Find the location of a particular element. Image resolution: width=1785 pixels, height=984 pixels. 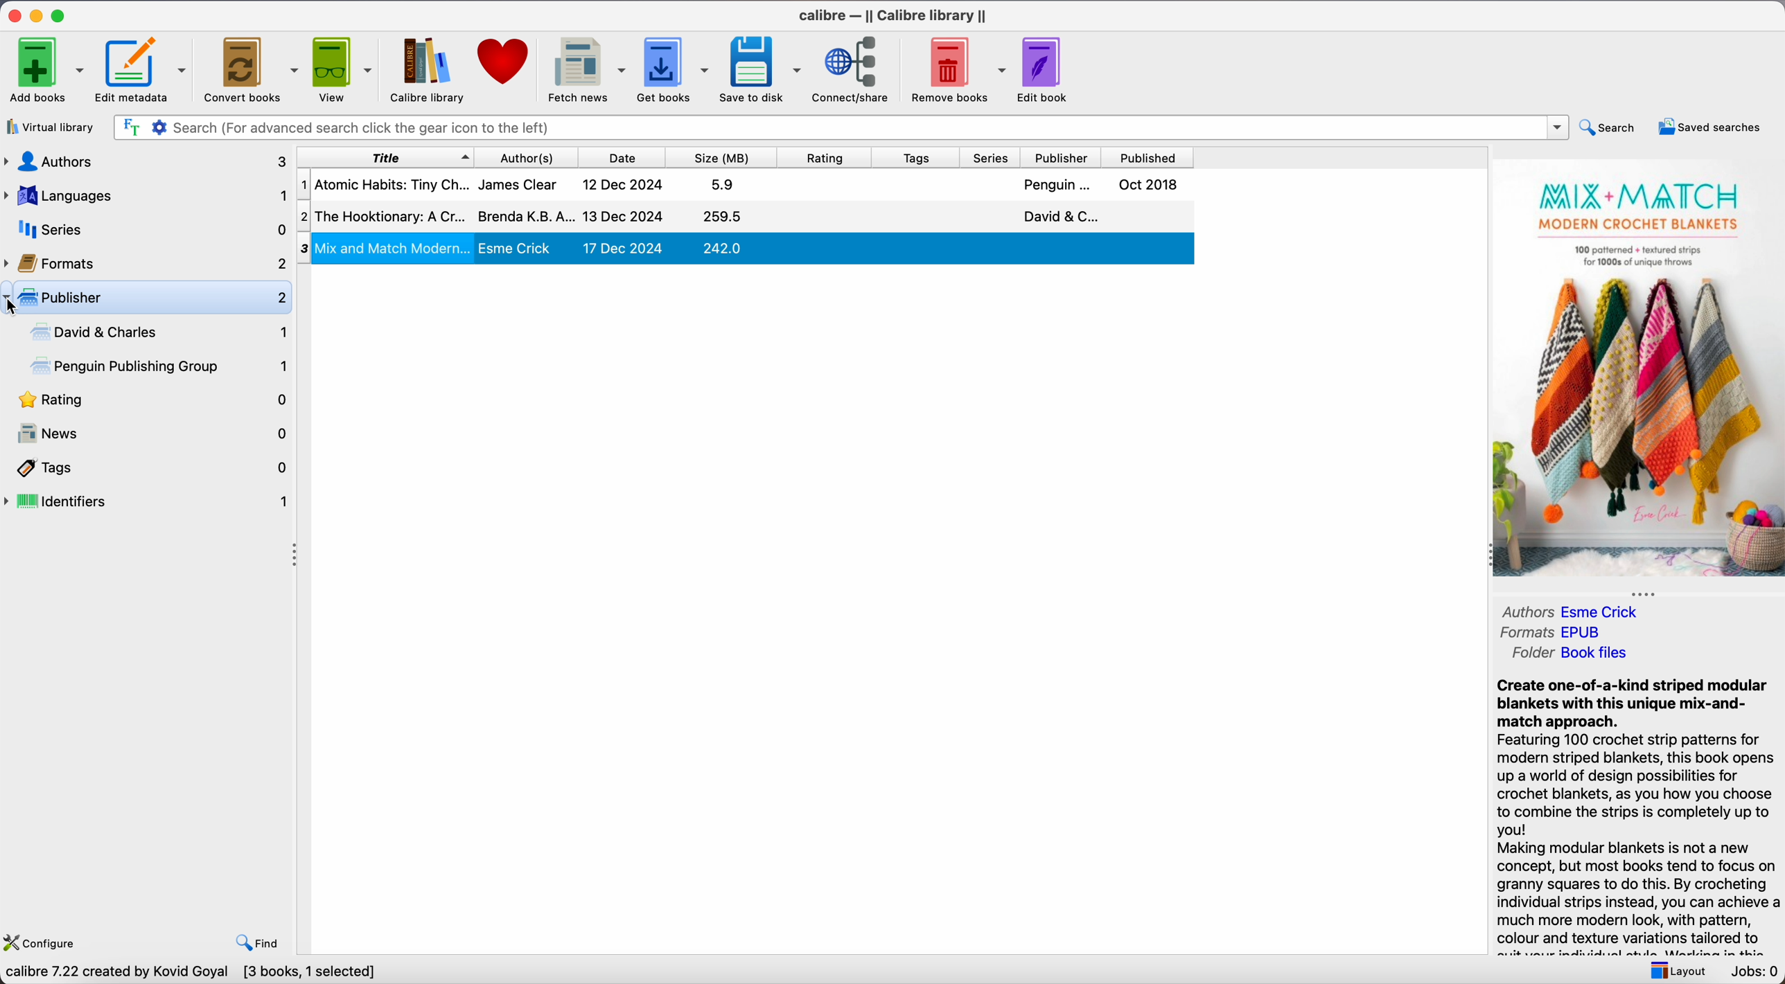

series is located at coordinates (145, 229).